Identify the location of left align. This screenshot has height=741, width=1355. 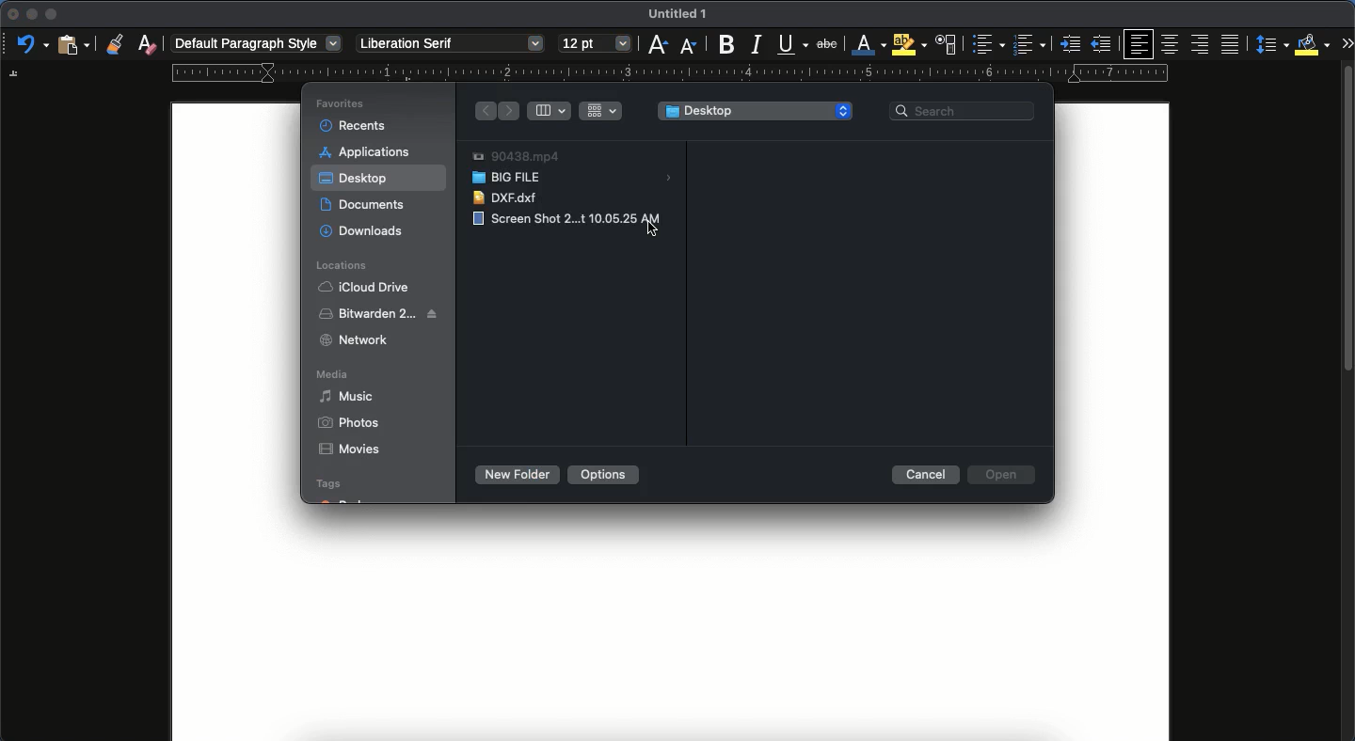
(1140, 43).